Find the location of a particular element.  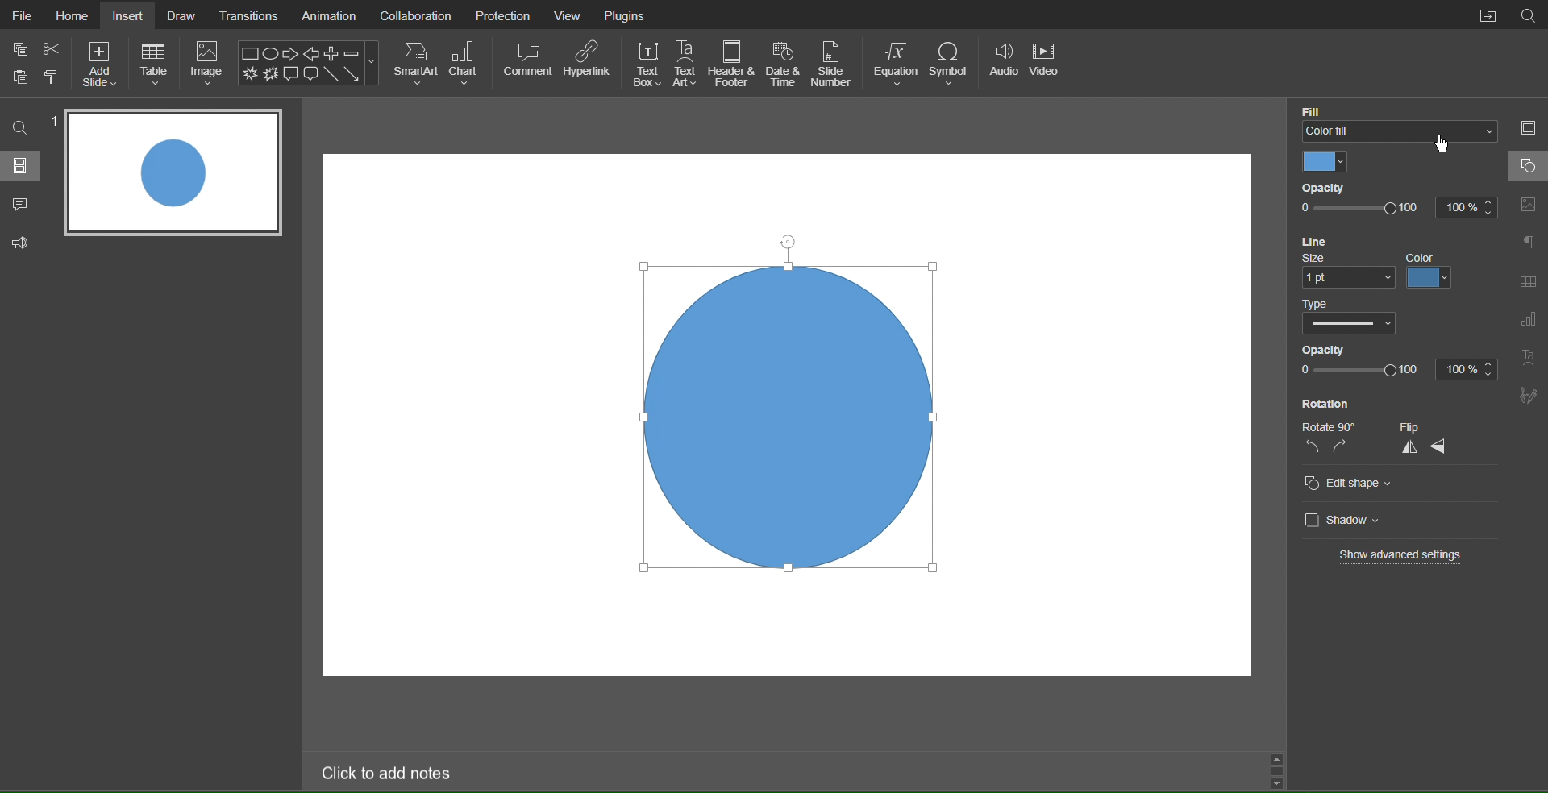

Open File Location is located at coordinates (1488, 15).